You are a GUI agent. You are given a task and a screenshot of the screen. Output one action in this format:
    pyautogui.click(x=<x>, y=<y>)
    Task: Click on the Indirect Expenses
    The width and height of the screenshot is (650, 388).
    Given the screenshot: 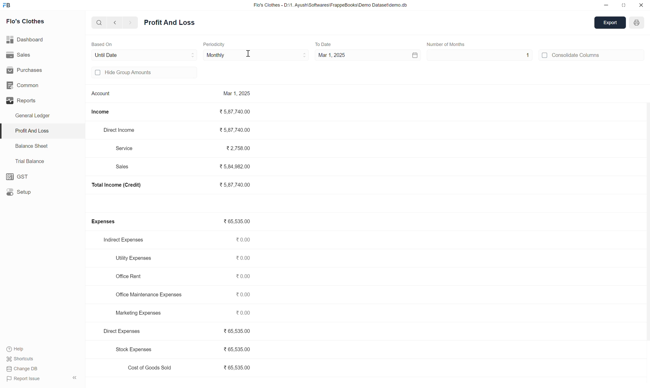 What is the action you would take?
    pyautogui.click(x=126, y=239)
    